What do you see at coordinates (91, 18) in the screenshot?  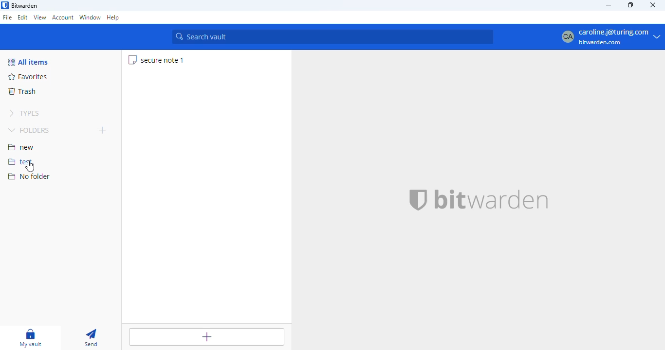 I see `window` at bounding box center [91, 18].